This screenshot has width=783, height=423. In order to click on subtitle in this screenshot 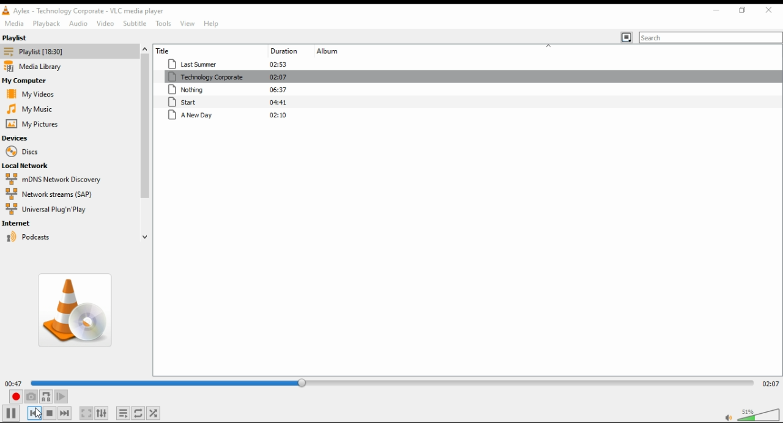, I will do `click(134, 23)`.